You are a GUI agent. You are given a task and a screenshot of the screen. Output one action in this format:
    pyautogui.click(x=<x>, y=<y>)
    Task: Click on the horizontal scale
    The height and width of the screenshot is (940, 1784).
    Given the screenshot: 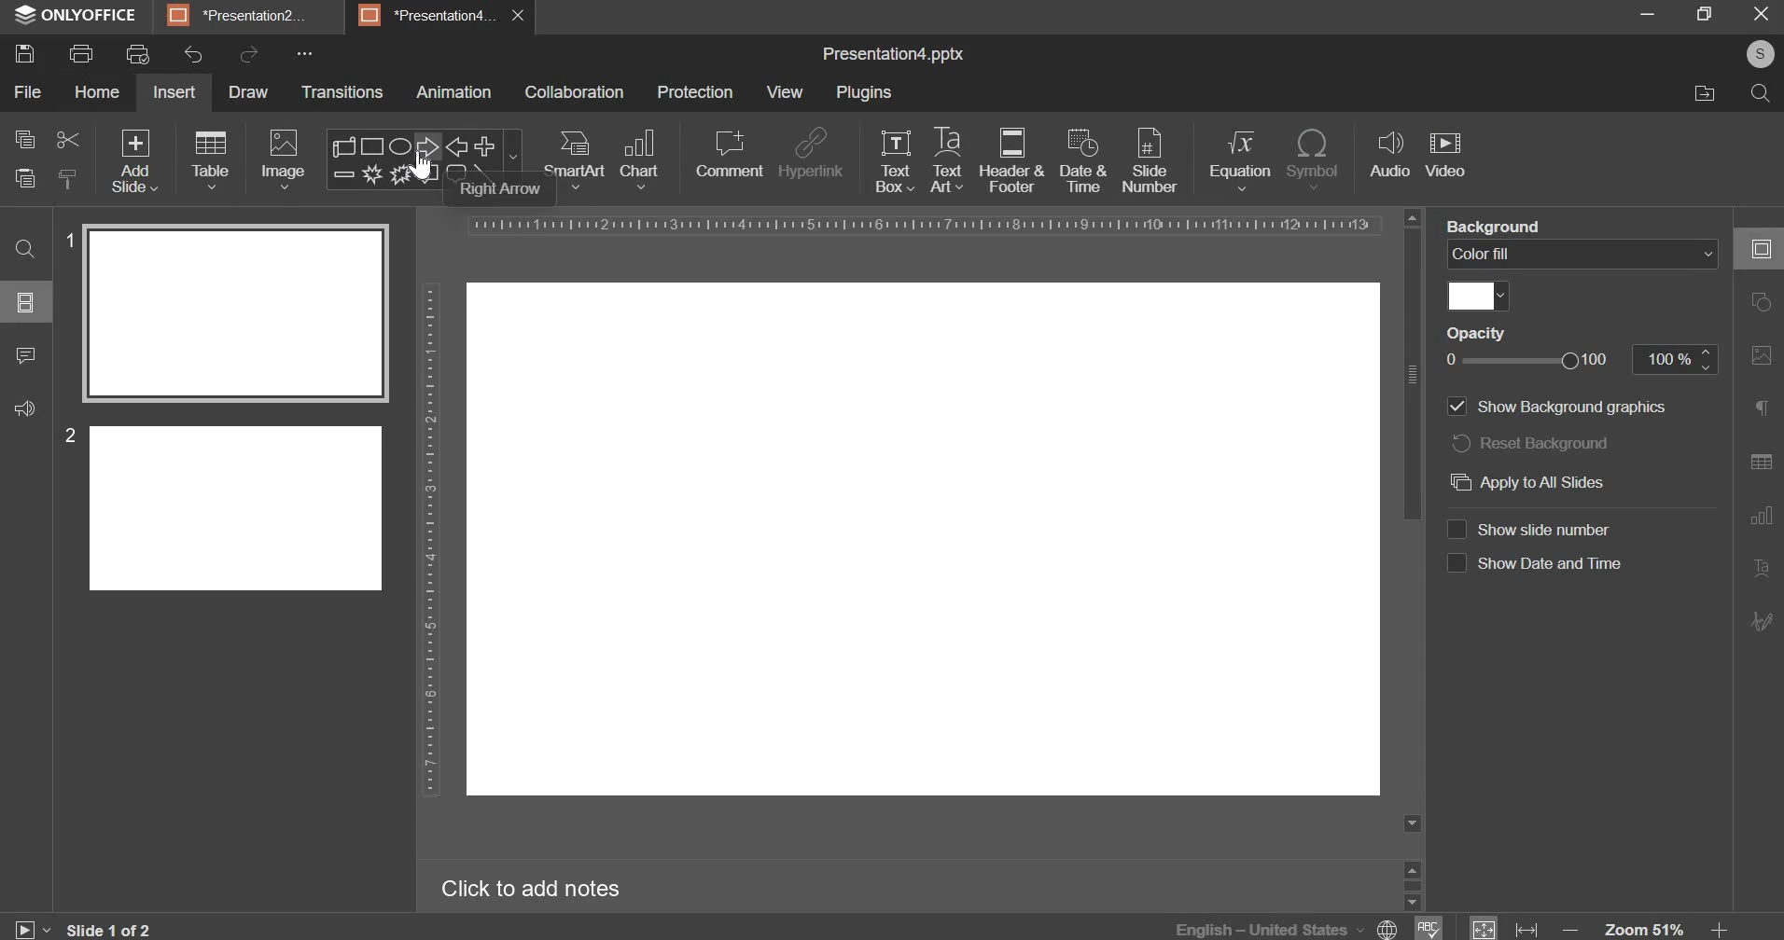 What is the action you would take?
    pyautogui.click(x=925, y=224)
    